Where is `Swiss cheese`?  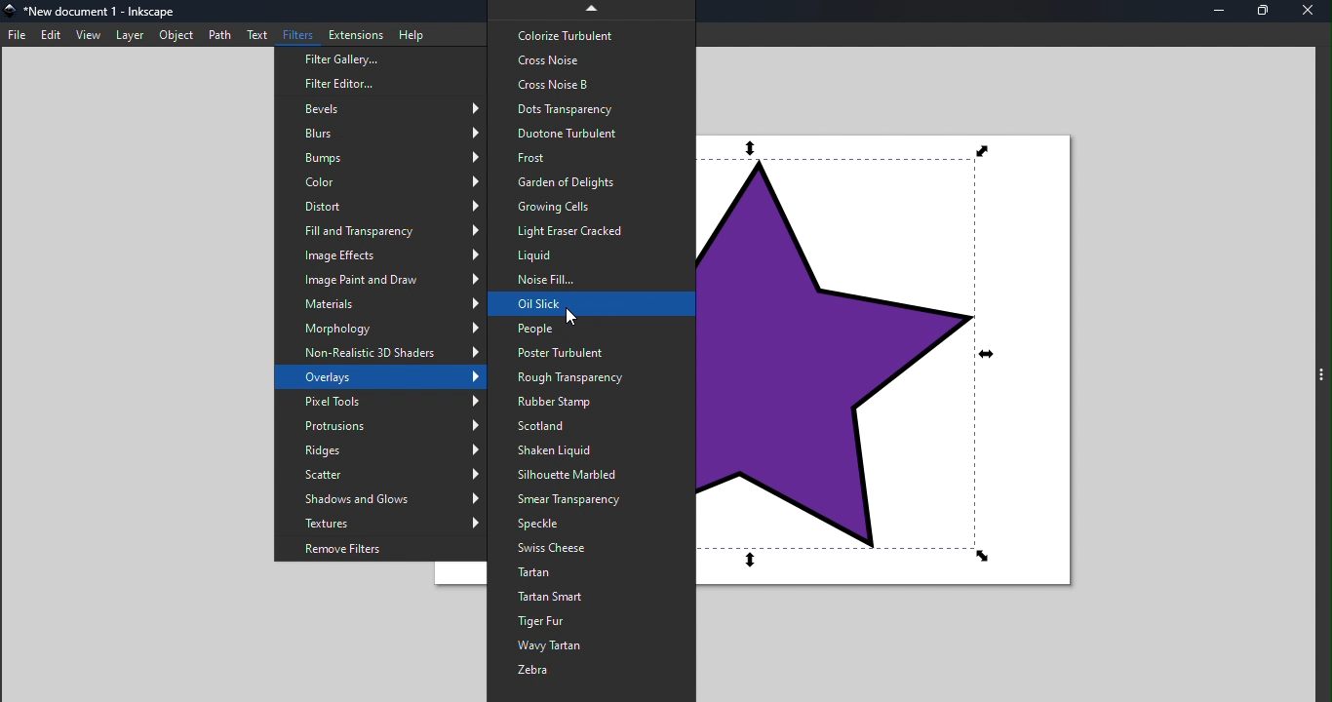 Swiss cheese is located at coordinates (592, 549).